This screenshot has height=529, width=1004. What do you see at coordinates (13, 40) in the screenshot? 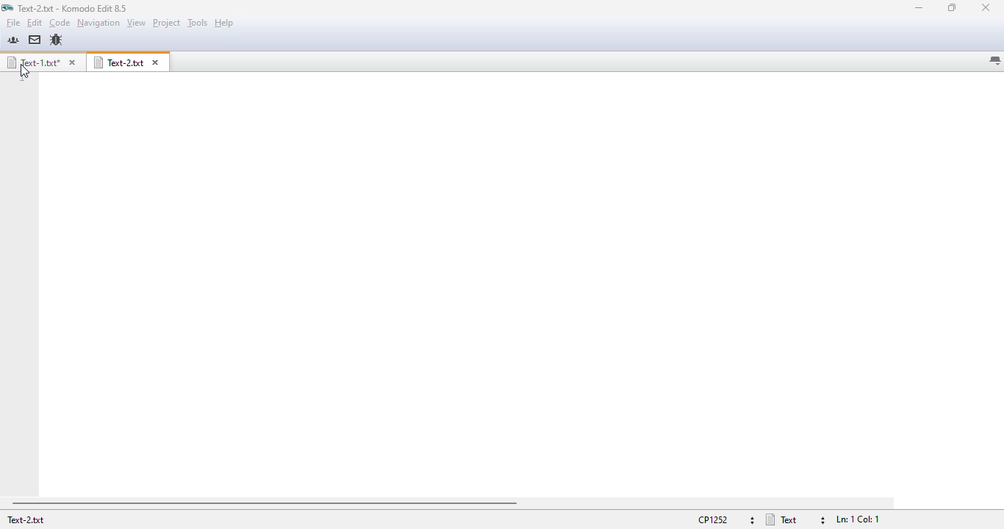
I see `komodo community` at bounding box center [13, 40].